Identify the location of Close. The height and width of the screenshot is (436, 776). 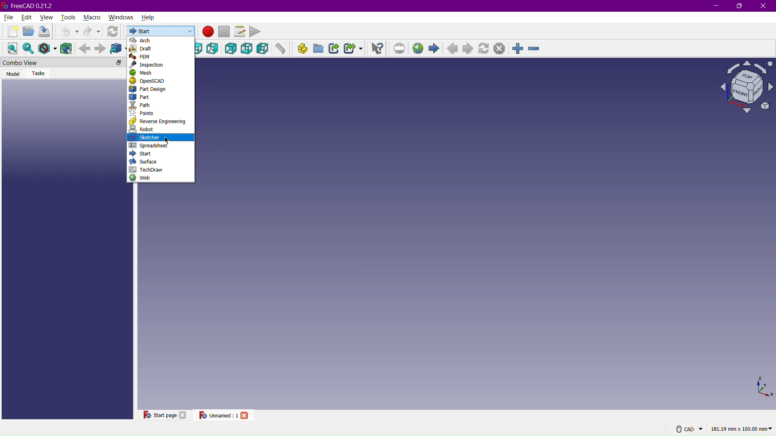
(765, 6).